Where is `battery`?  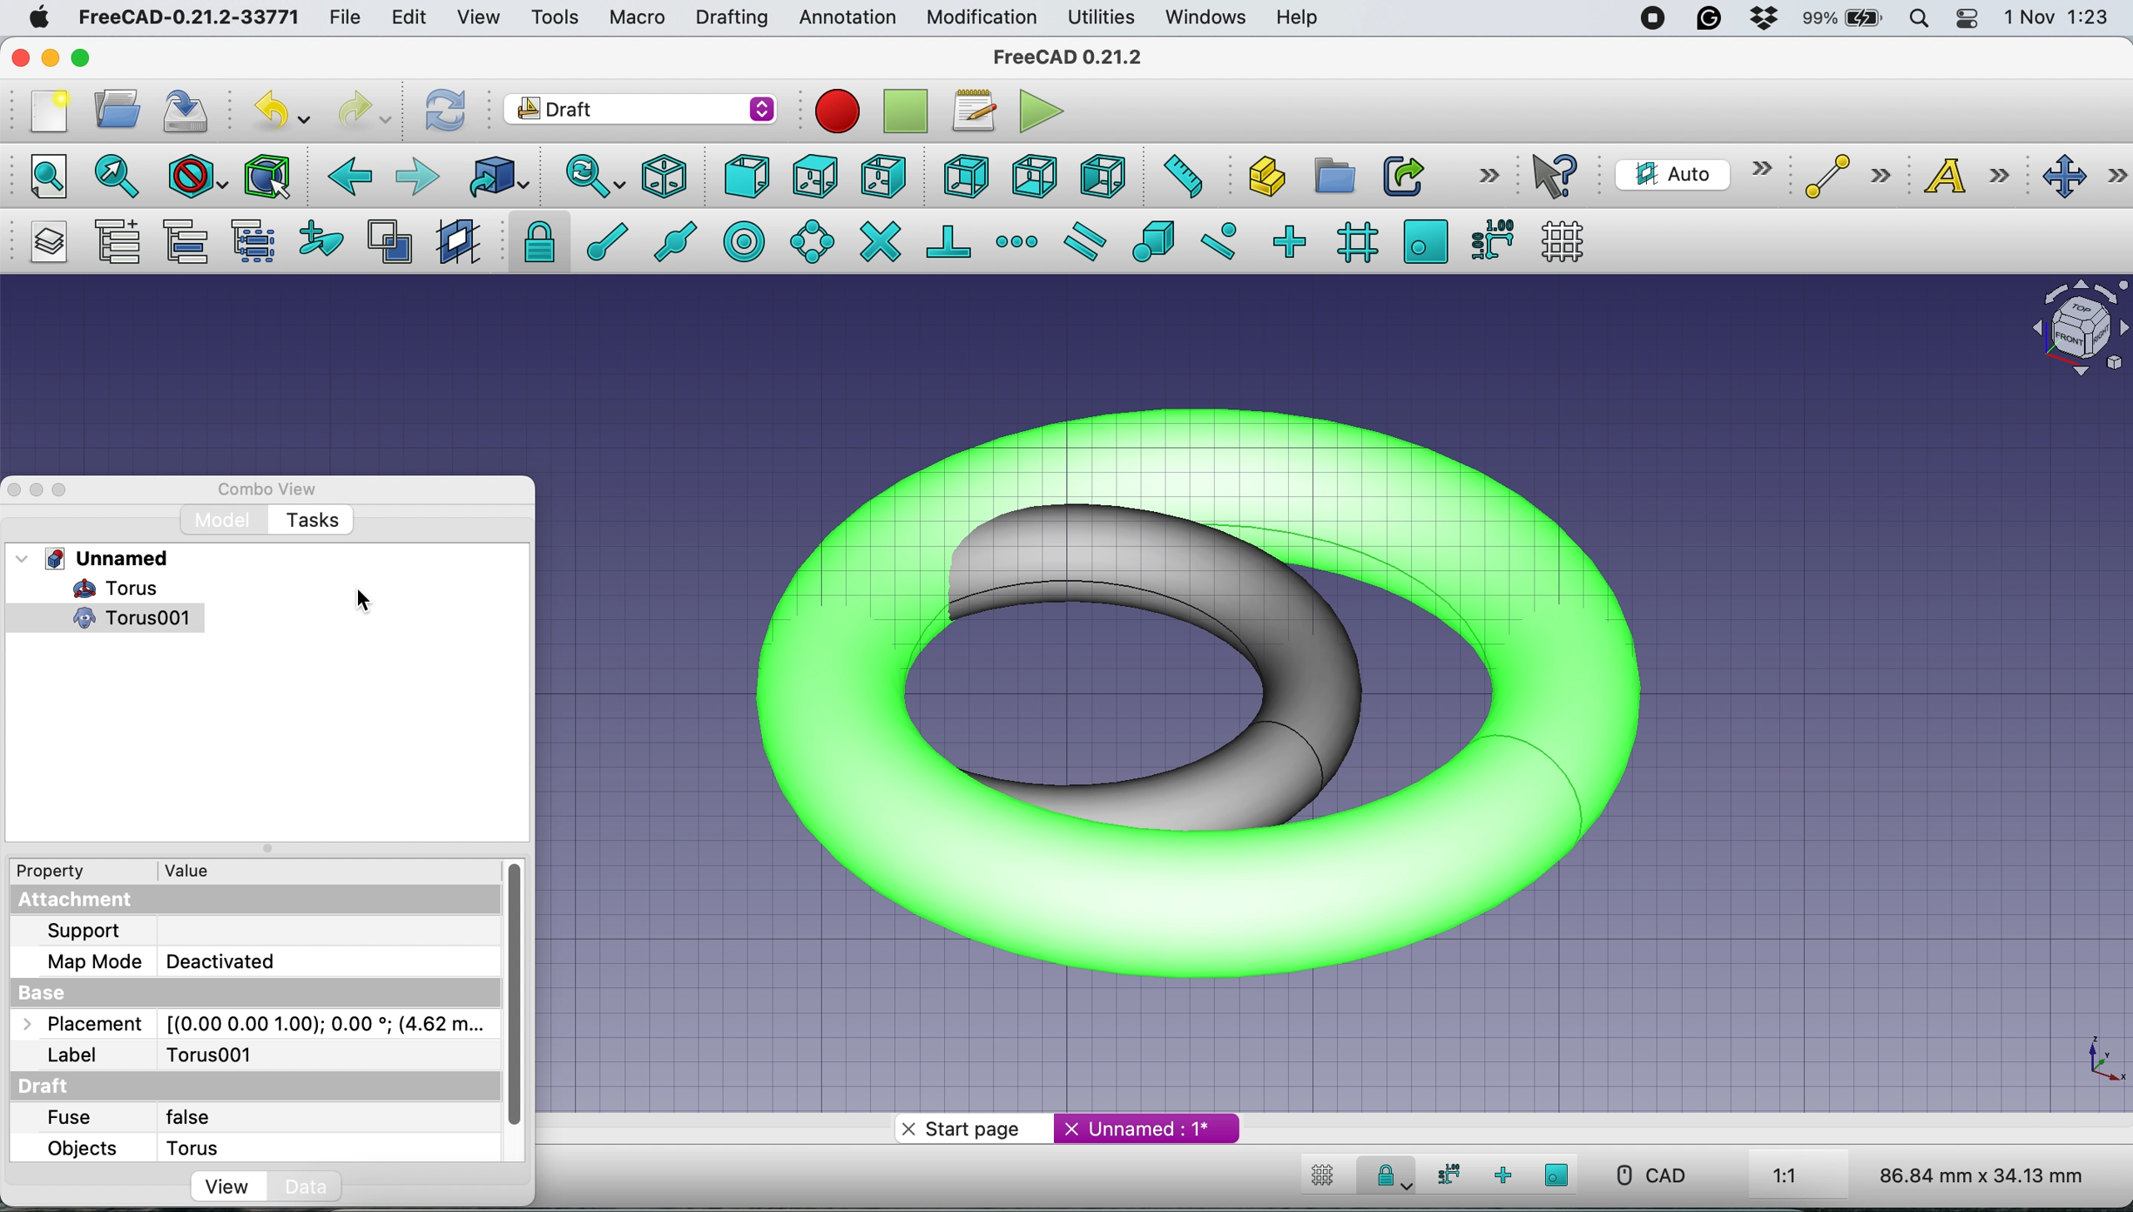
battery is located at coordinates (1844, 20).